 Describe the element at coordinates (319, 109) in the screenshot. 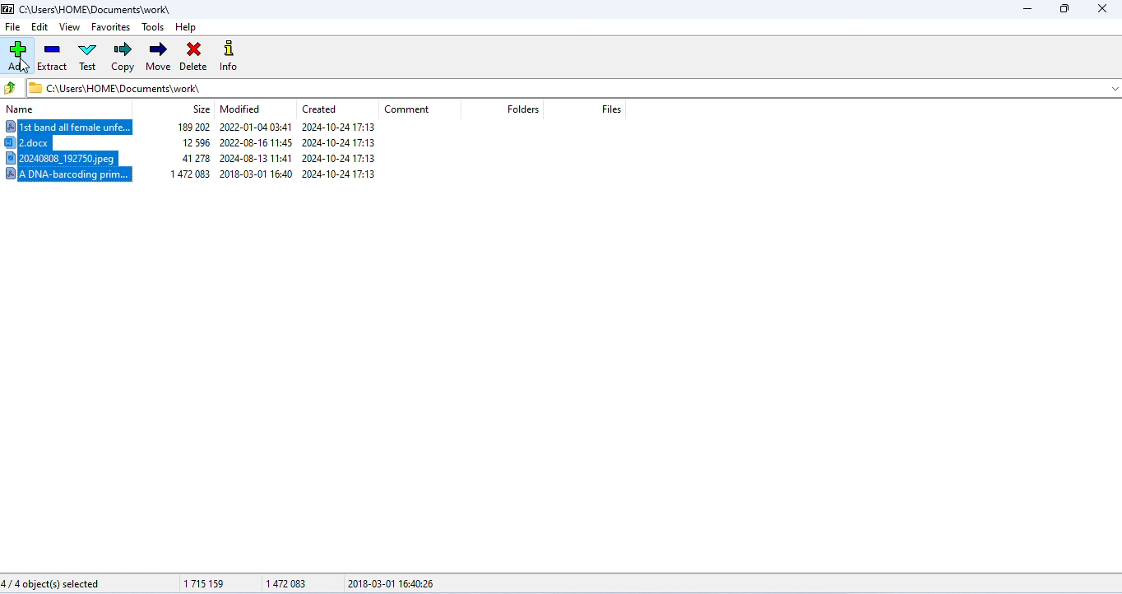

I see `created` at that location.